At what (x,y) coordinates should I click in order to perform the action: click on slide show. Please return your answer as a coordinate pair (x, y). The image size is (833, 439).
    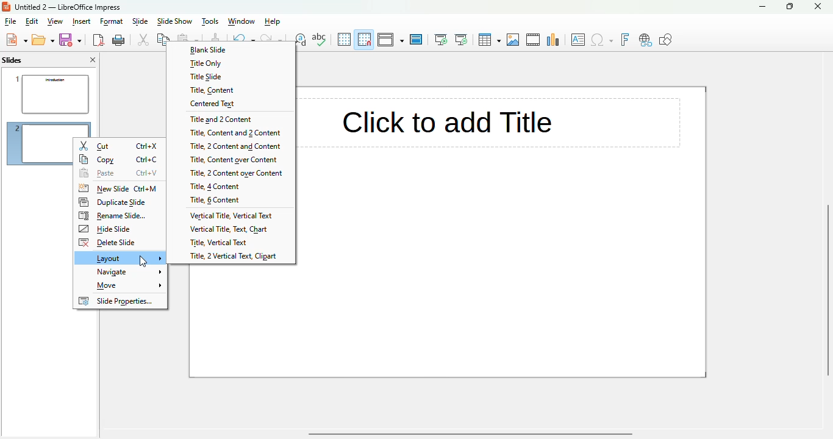
    Looking at the image, I should click on (174, 21).